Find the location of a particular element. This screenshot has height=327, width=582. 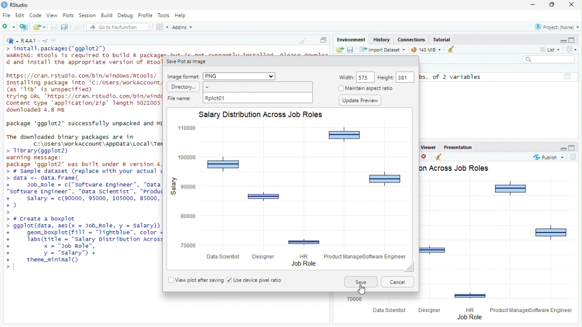

Import dataset is located at coordinates (383, 50).